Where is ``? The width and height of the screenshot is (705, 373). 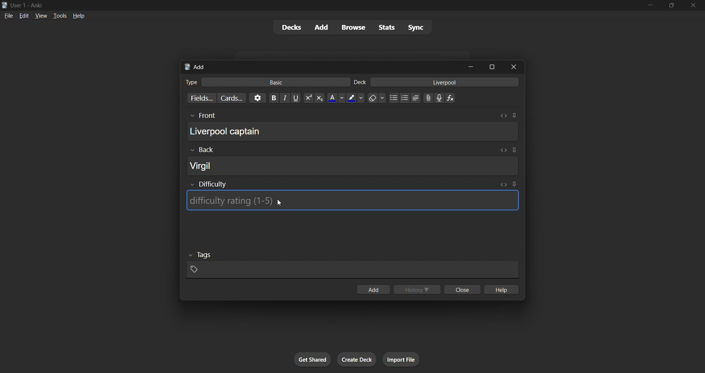
 is located at coordinates (202, 116).